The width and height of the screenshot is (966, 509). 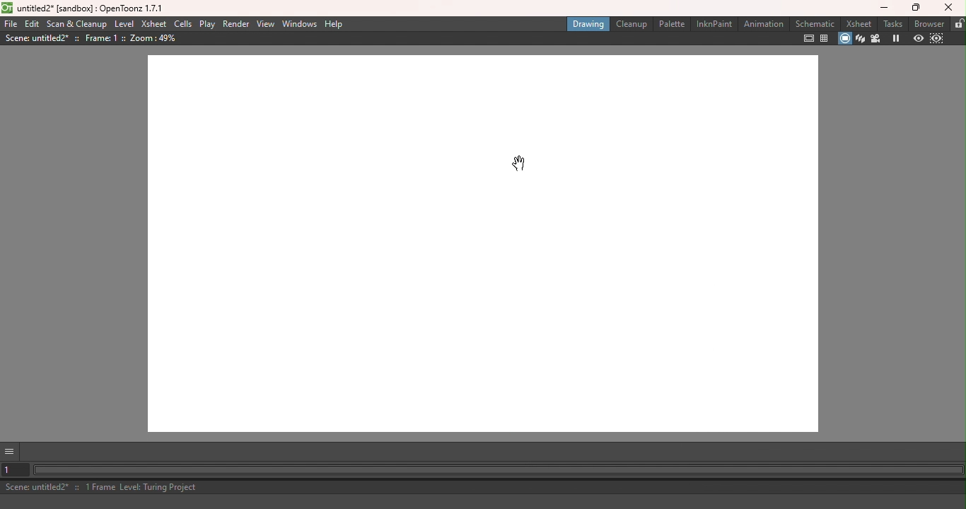 I want to click on File name, so click(x=82, y=8).